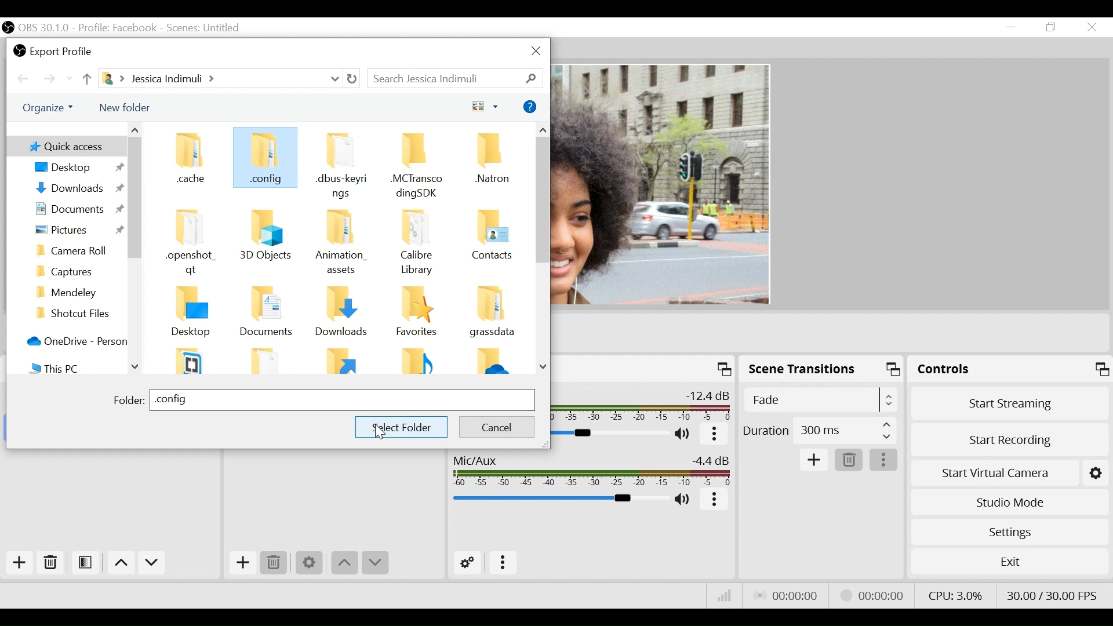 This screenshot has height=626, width=1113. Describe the element at coordinates (1010, 439) in the screenshot. I see `Start Recording` at that location.